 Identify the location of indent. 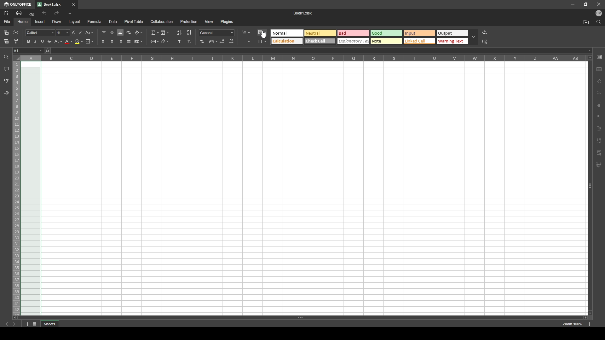
(599, 141).